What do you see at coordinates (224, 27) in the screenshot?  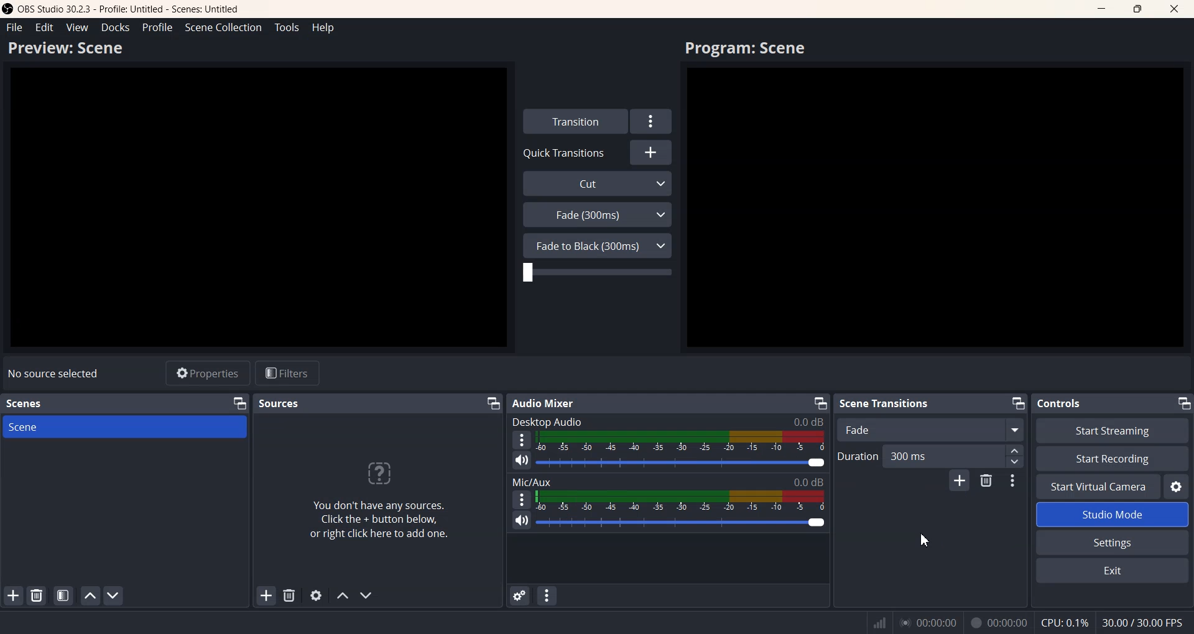 I see `Scene collection` at bounding box center [224, 27].